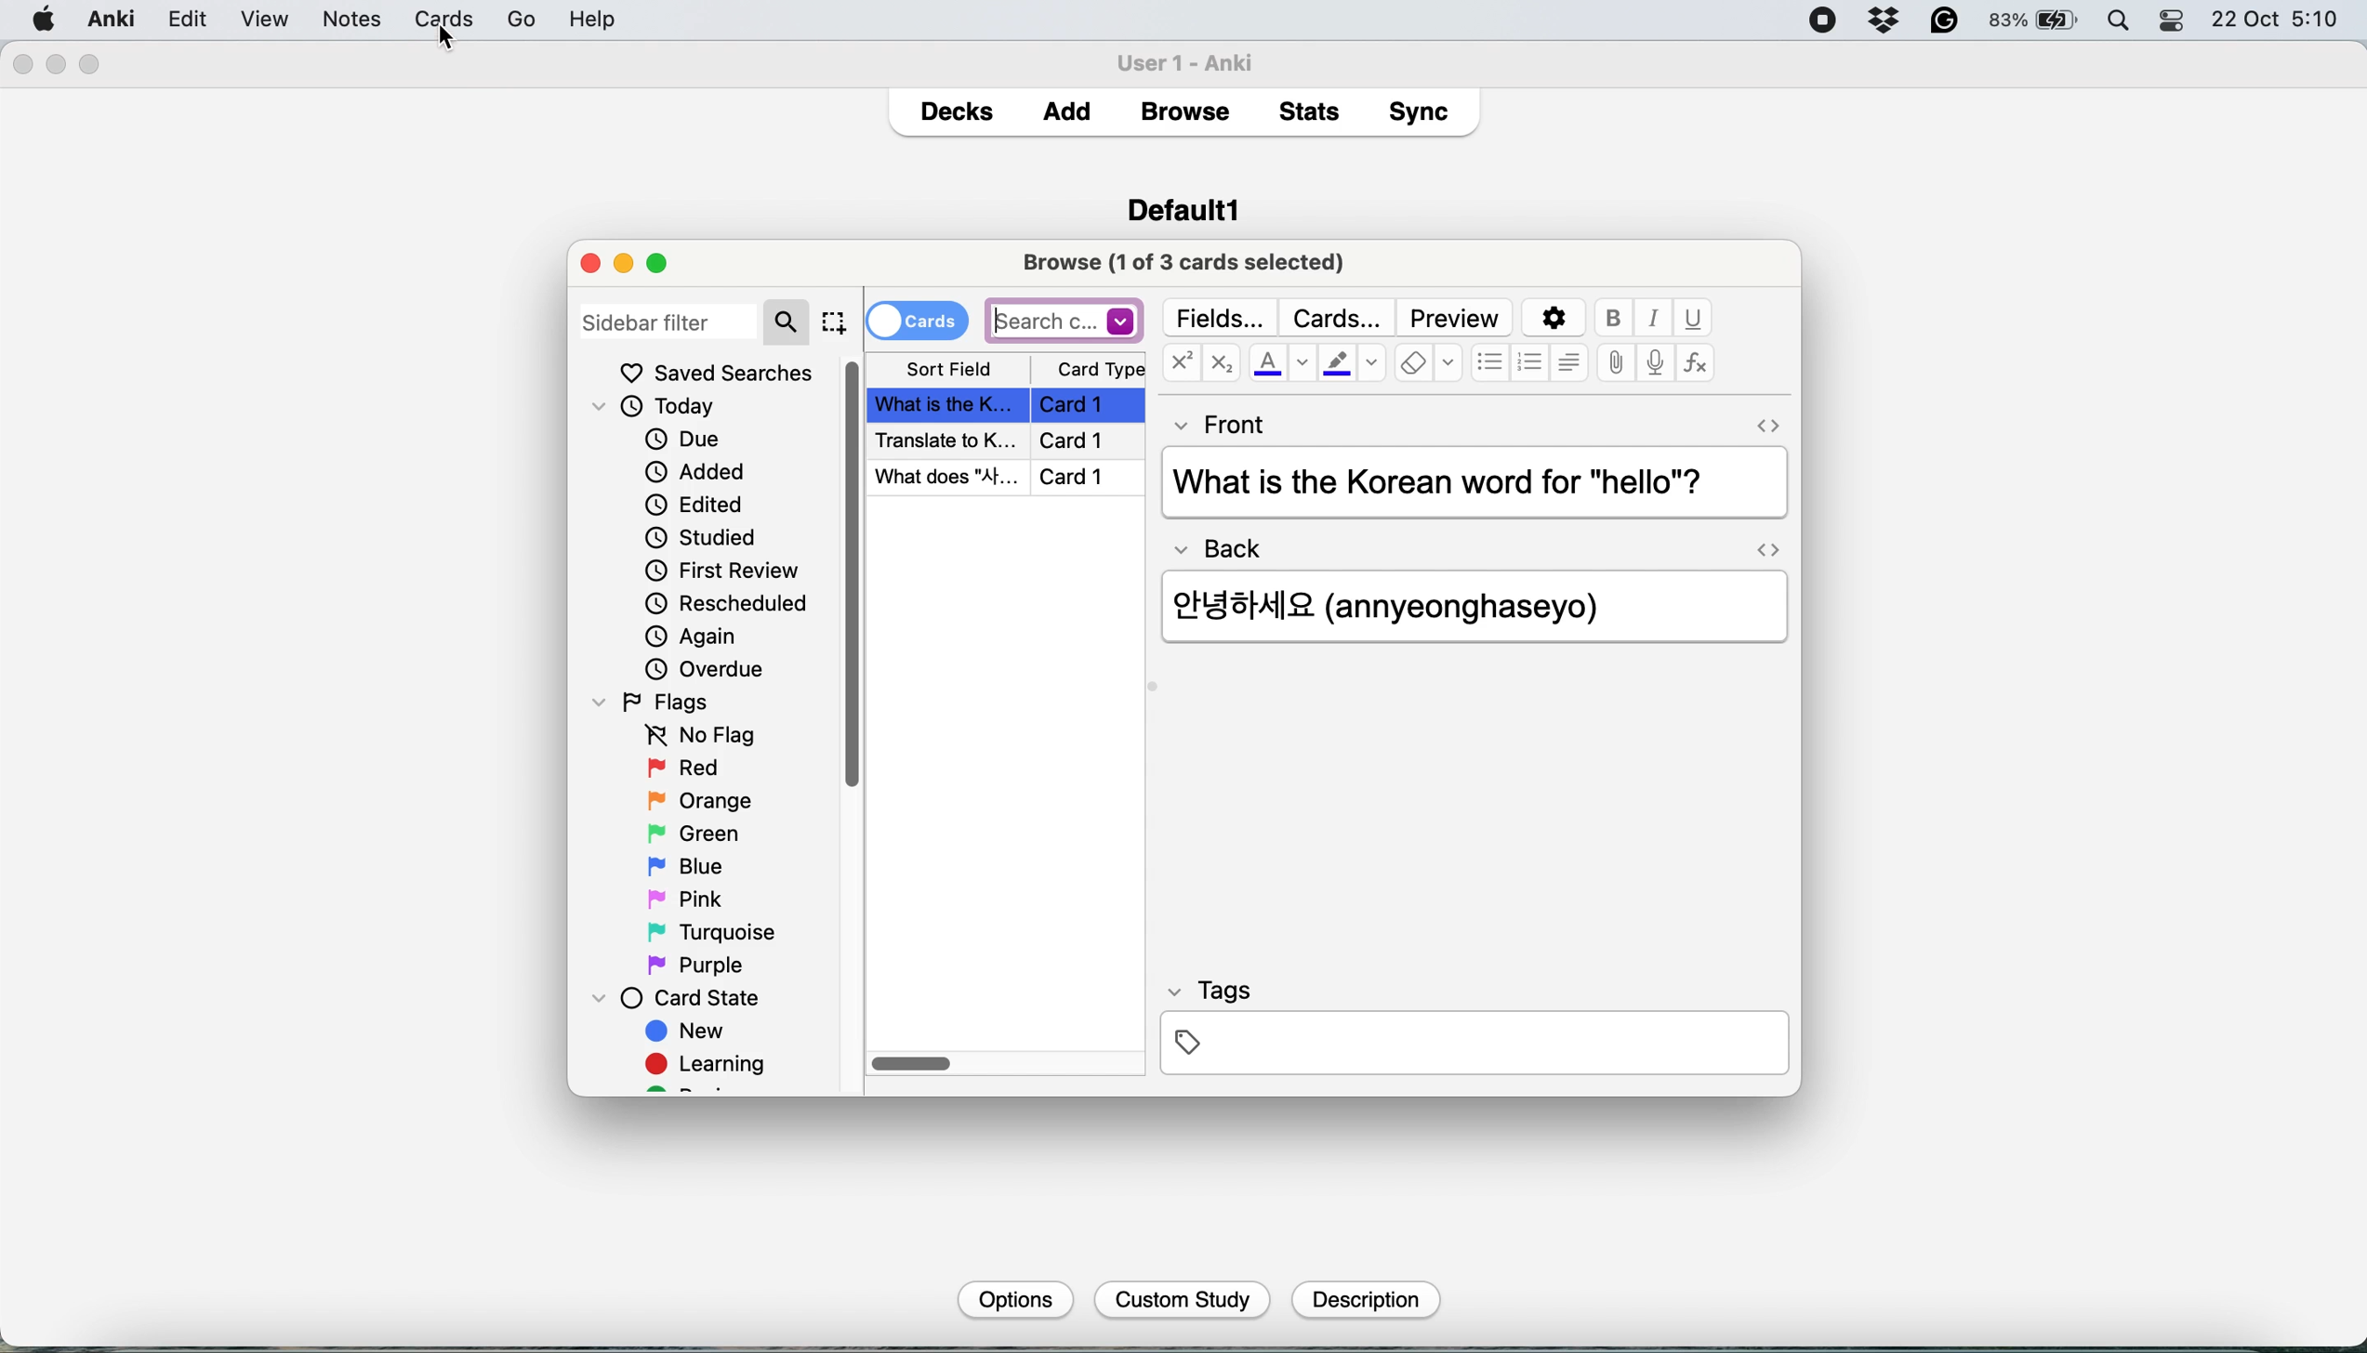 The image size is (2367, 1353). What do you see at coordinates (699, 864) in the screenshot?
I see `blue` at bounding box center [699, 864].